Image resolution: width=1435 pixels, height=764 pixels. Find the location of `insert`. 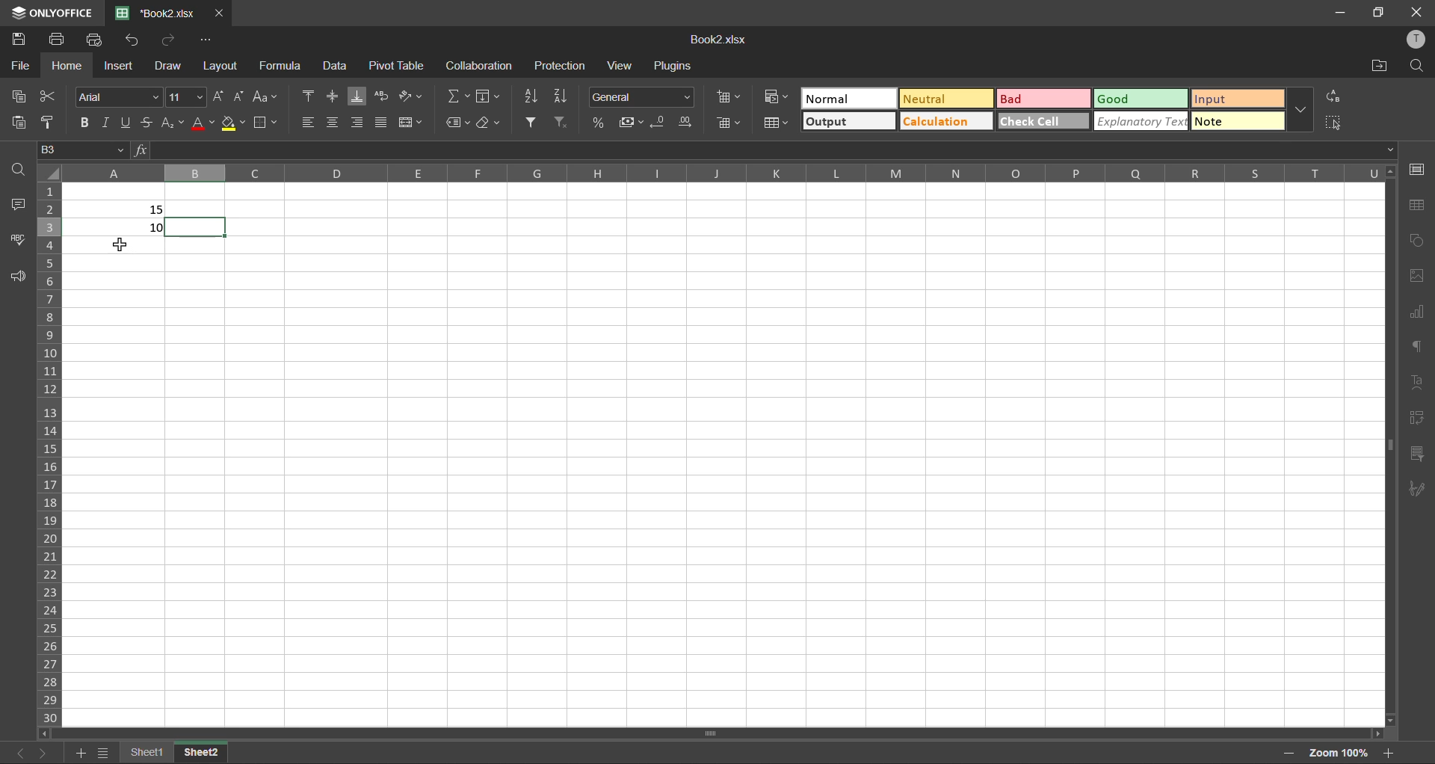

insert is located at coordinates (119, 67).